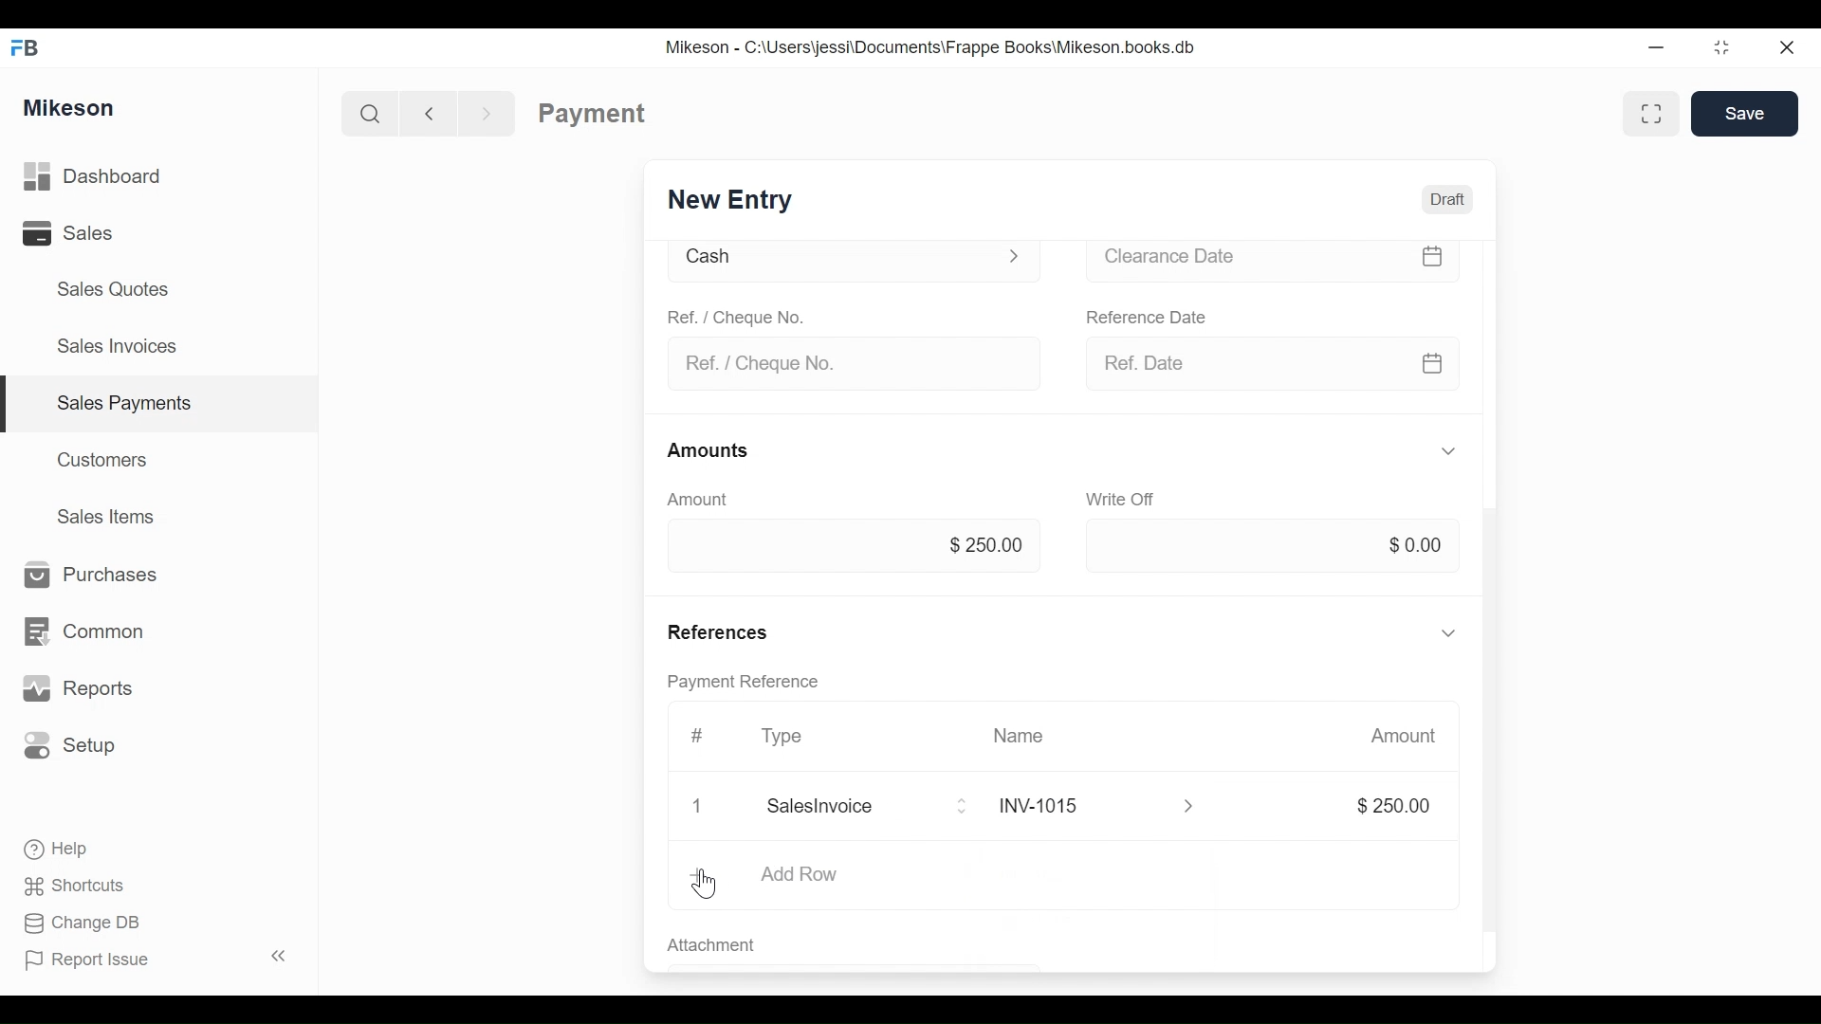 The image size is (1821, 1024). I want to click on $0.00, so click(1421, 544).